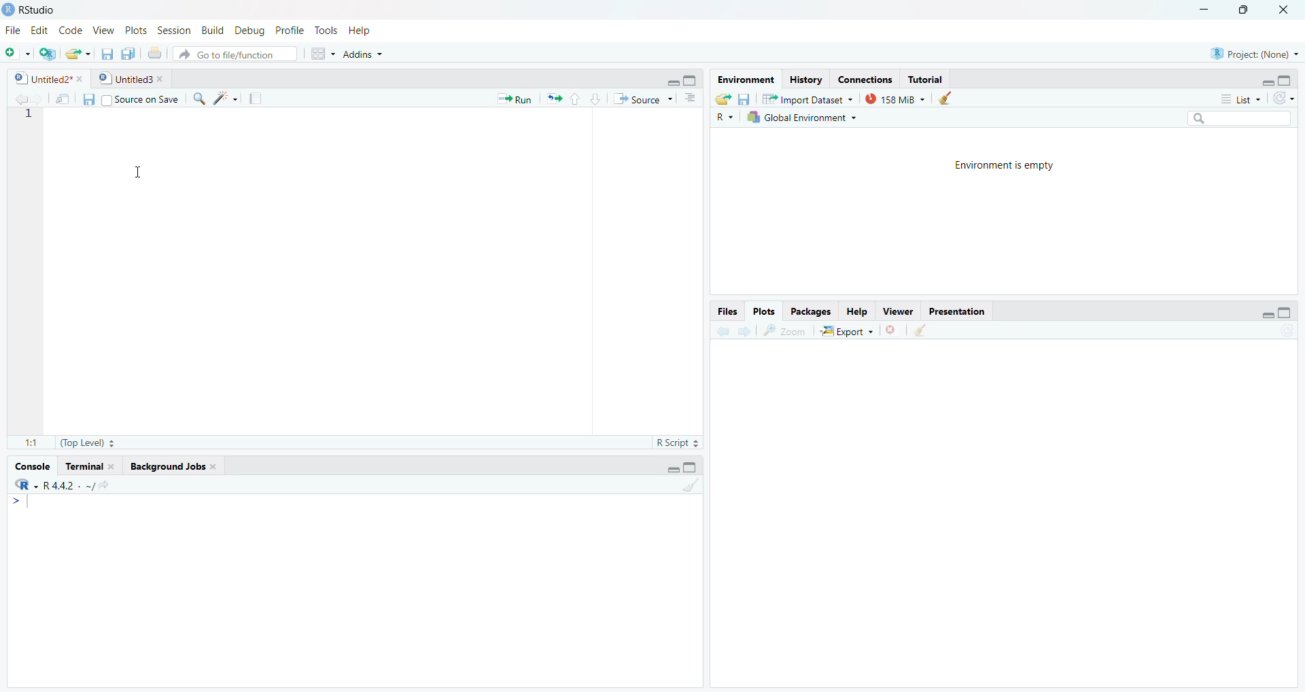 This screenshot has height=692, width=1305. I want to click on Profile, so click(291, 30).